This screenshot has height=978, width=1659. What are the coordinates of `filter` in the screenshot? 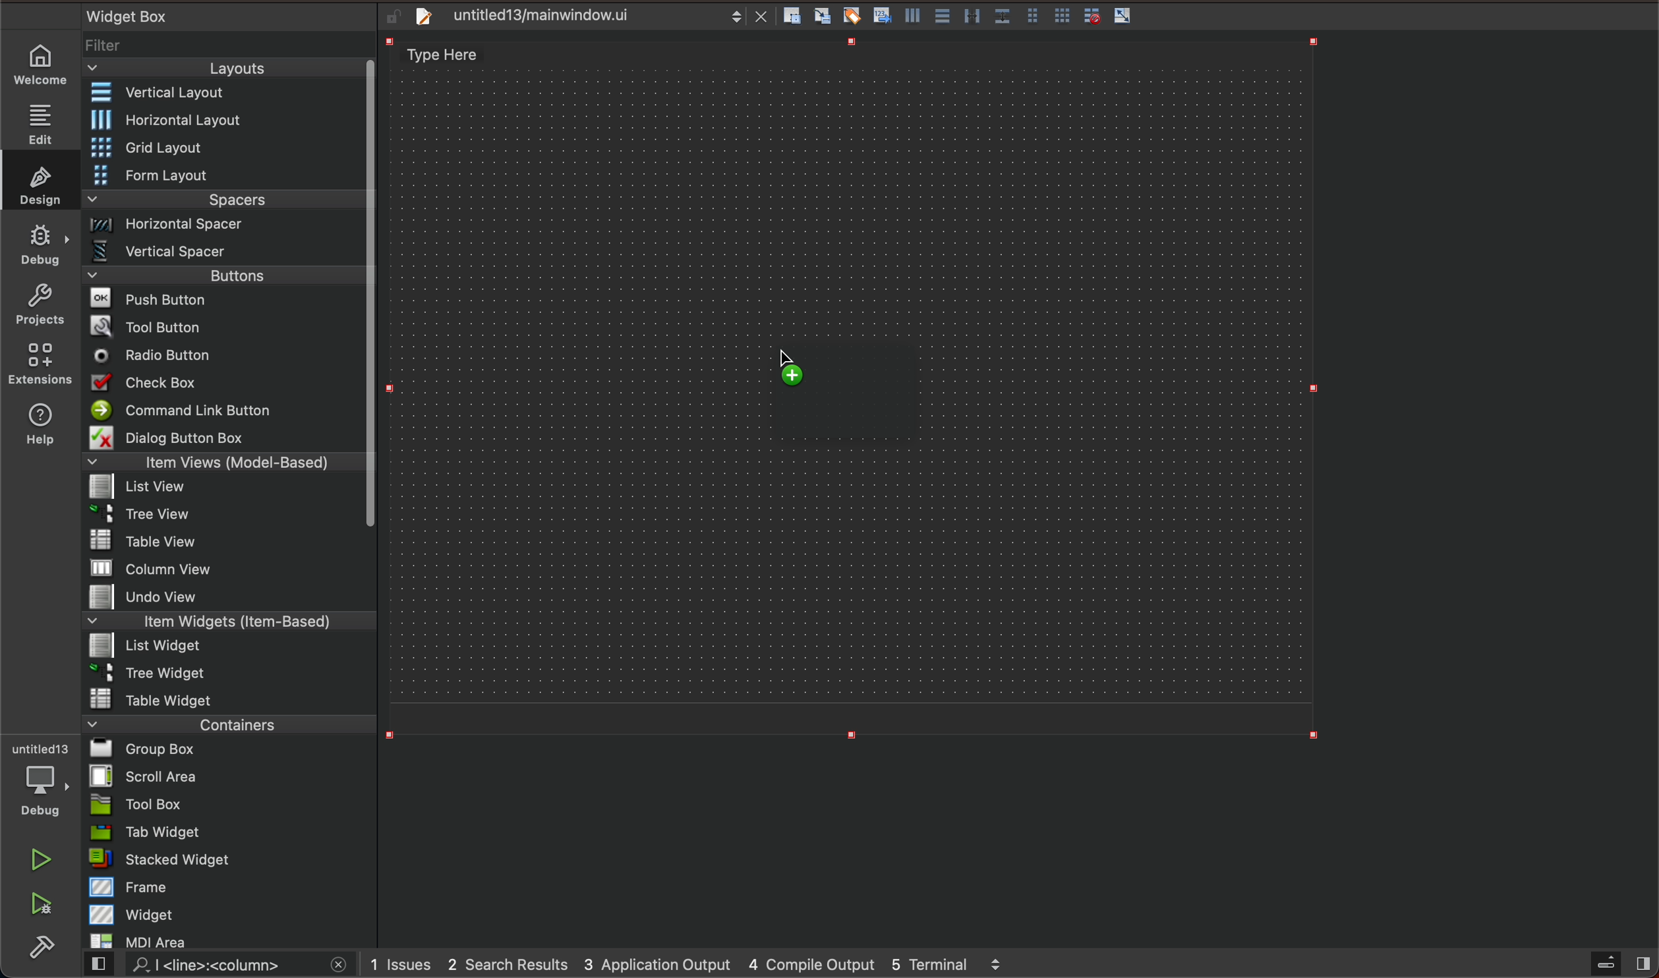 It's located at (228, 45).